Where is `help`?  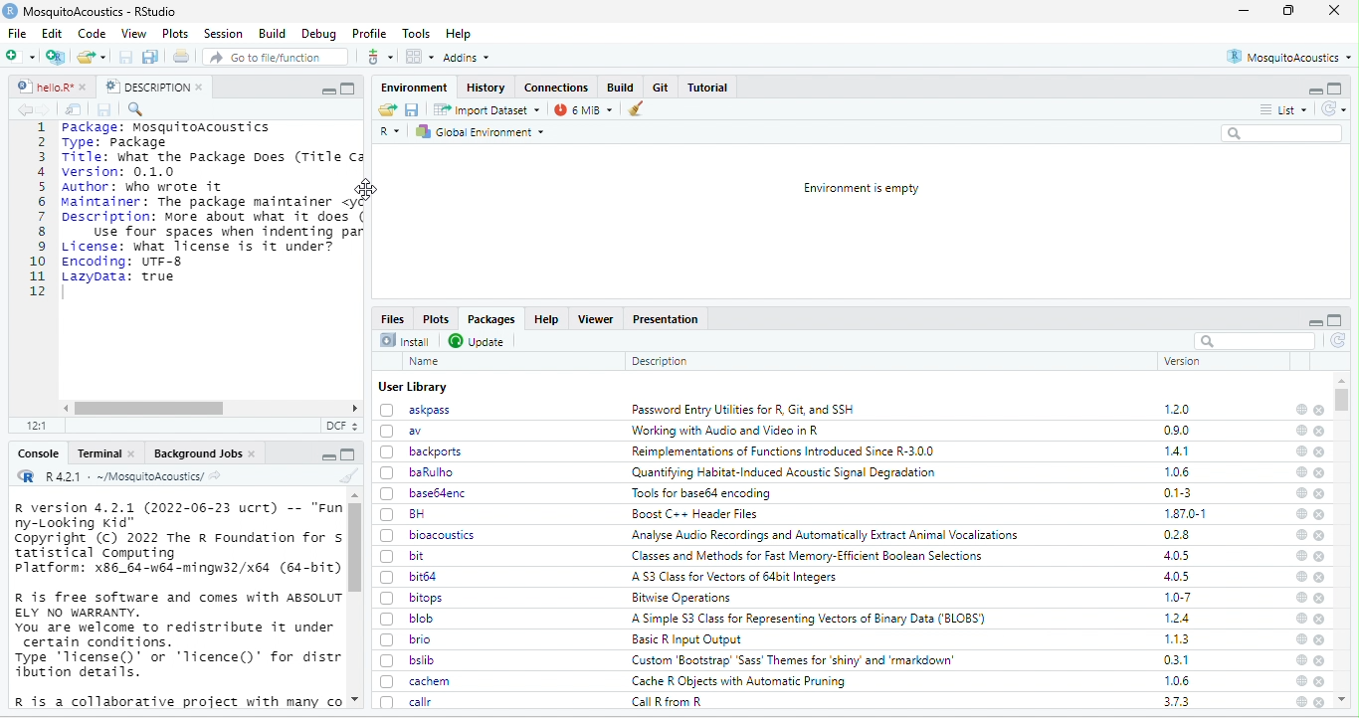
help is located at coordinates (1299, 514).